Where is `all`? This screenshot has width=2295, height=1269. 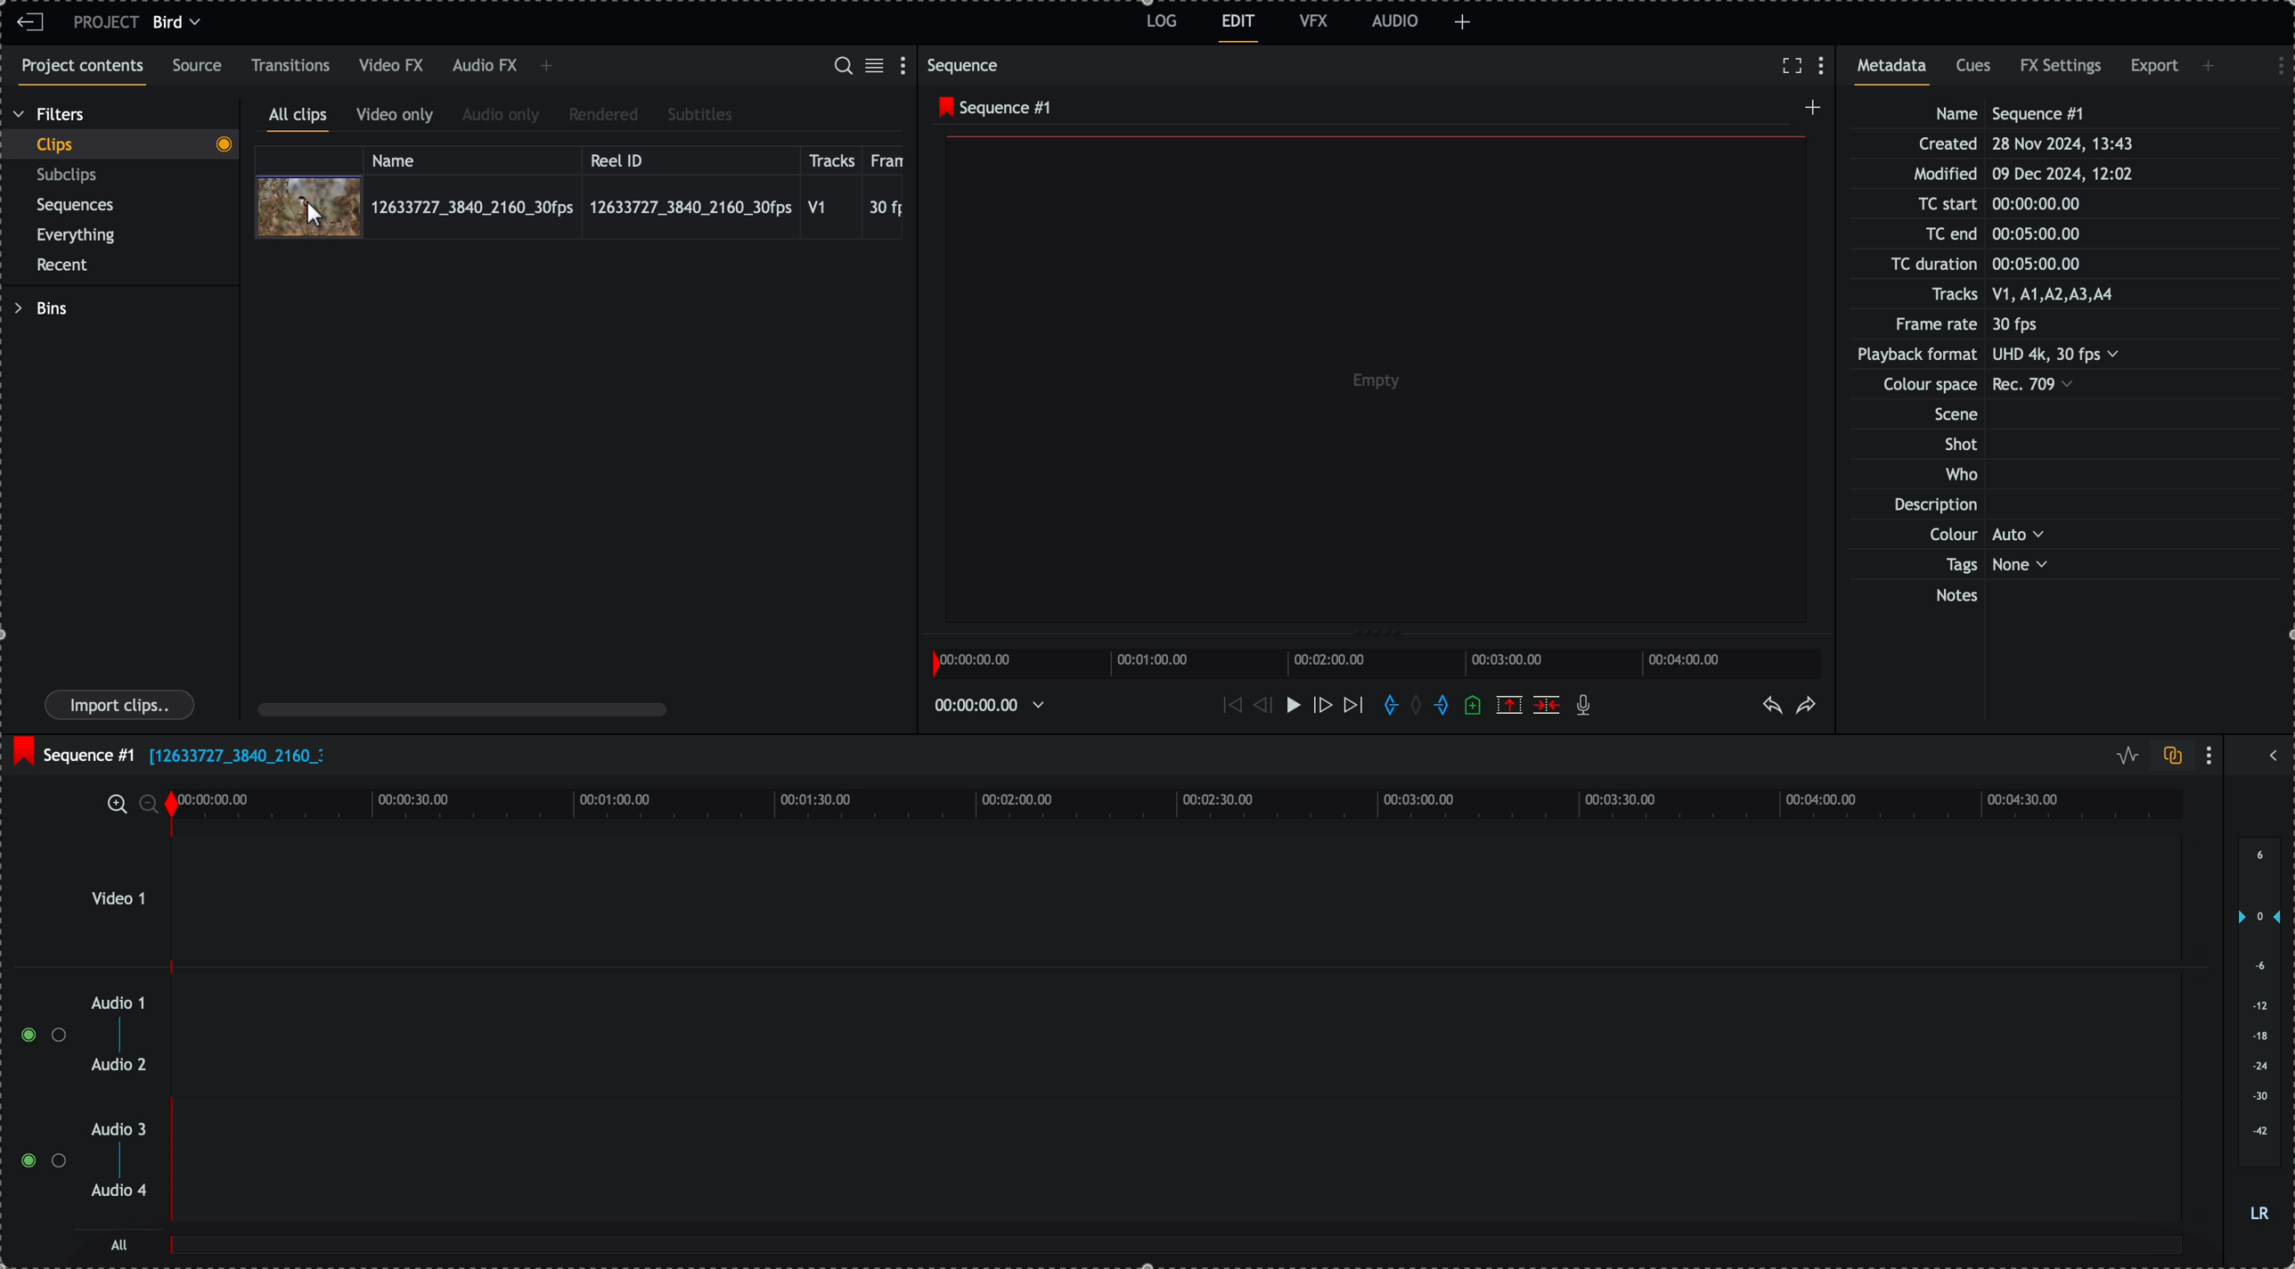
all is located at coordinates (1178, 1254).